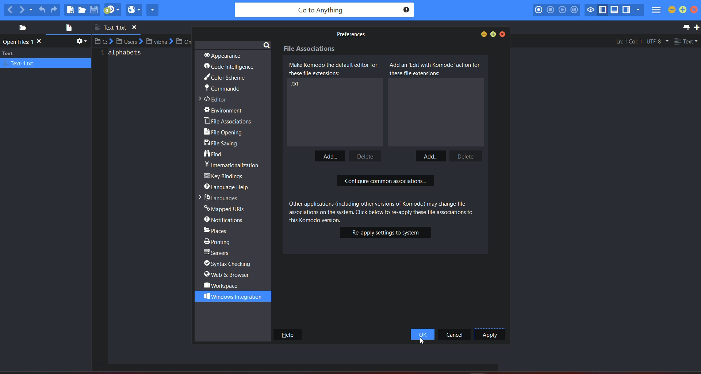 Image resolution: width=701 pixels, height=374 pixels. I want to click on stop recording, so click(550, 9).